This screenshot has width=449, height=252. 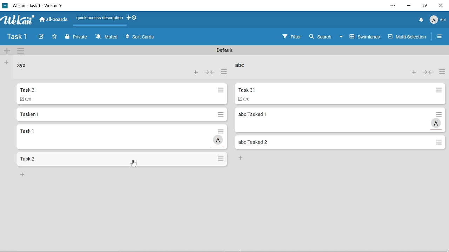 What do you see at coordinates (76, 37) in the screenshot?
I see `Private` at bounding box center [76, 37].